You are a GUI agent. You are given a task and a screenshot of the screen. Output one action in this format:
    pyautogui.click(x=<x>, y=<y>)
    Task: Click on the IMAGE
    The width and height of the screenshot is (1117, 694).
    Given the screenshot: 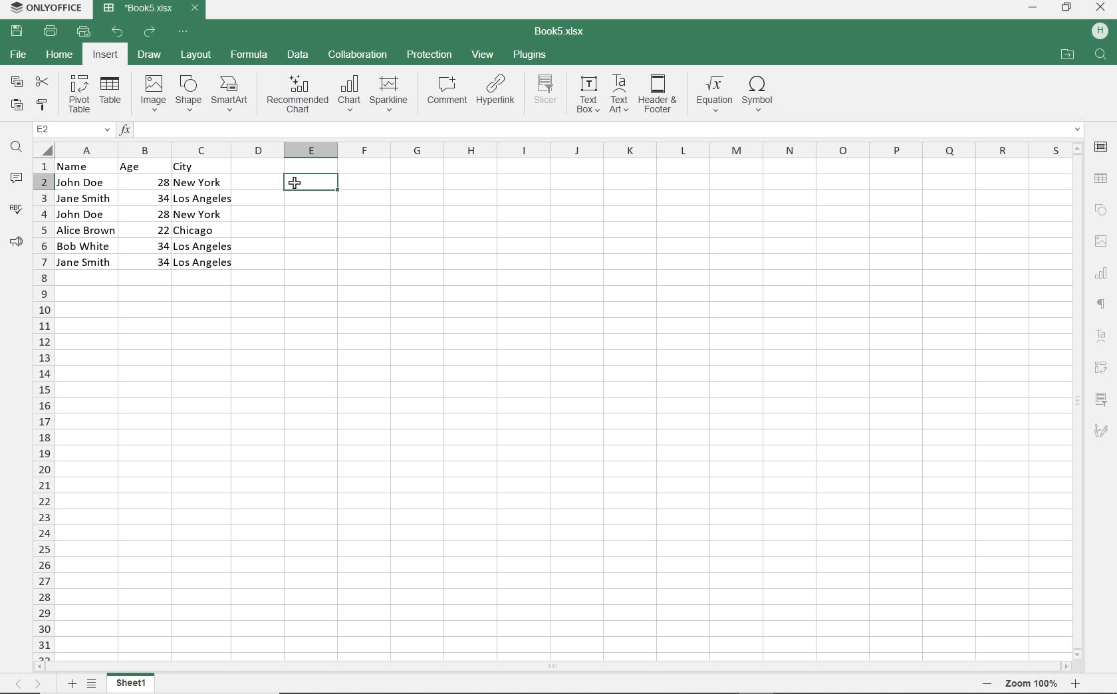 What is the action you would take?
    pyautogui.click(x=151, y=93)
    